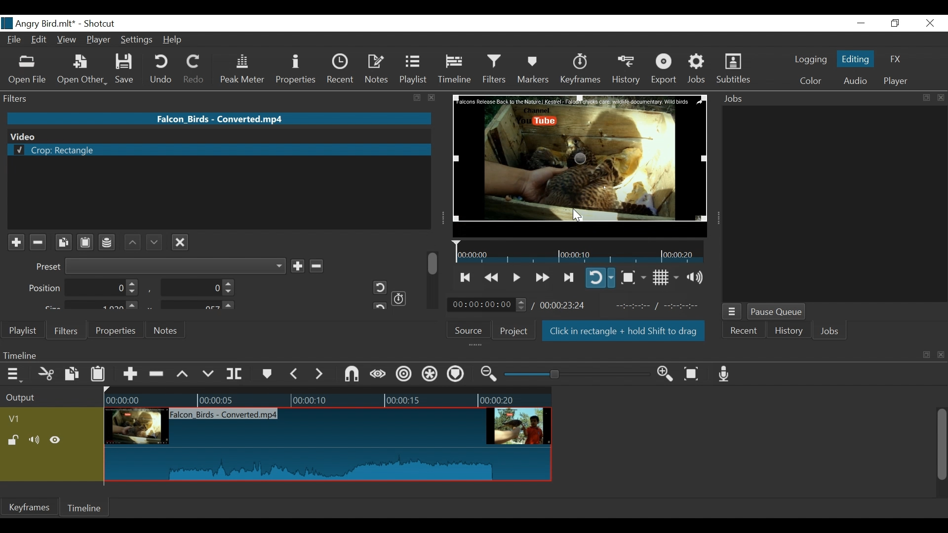  What do you see at coordinates (376, 287) in the screenshot?
I see `Restart` at bounding box center [376, 287].